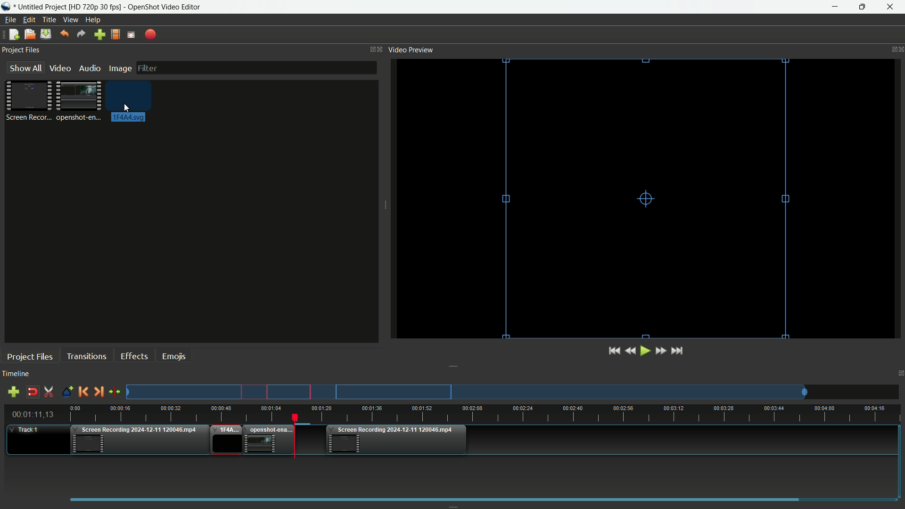  What do you see at coordinates (899, 49) in the screenshot?
I see `close video preview` at bounding box center [899, 49].